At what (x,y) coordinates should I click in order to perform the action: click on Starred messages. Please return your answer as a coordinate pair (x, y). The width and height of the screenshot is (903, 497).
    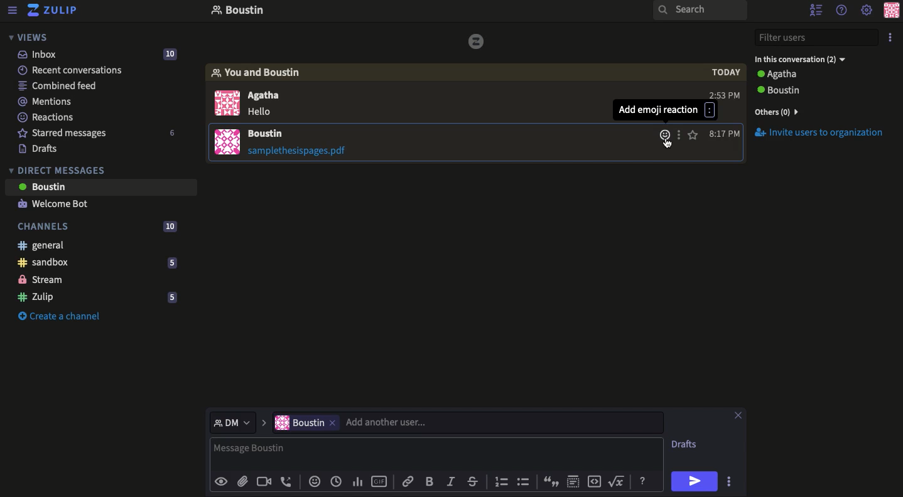
    Looking at the image, I should click on (97, 134).